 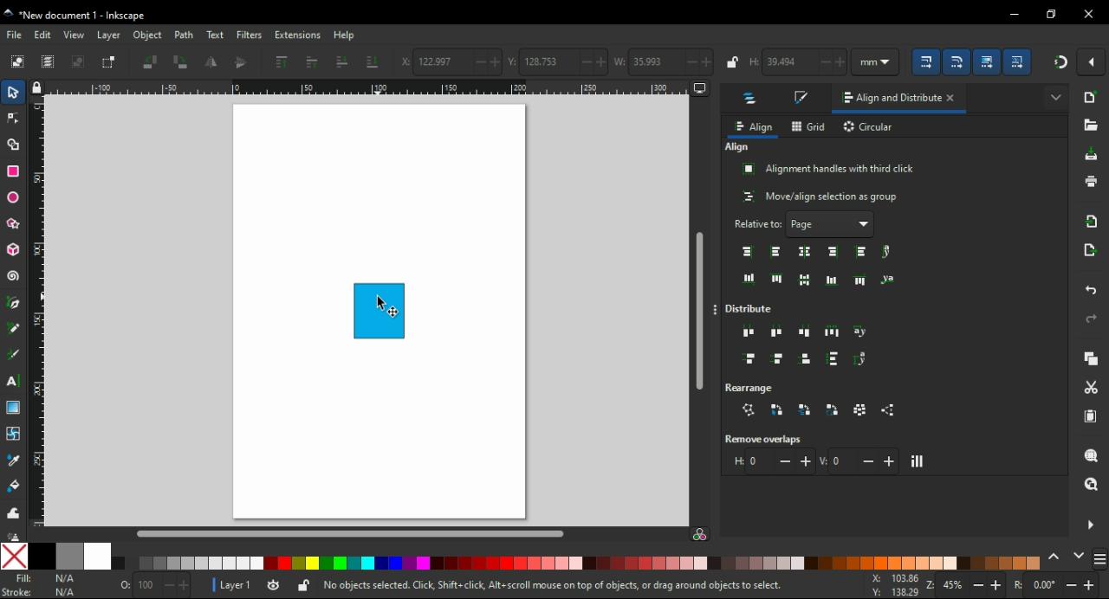 What do you see at coordinates (1057, 583) in the screenshot?
I see `rotation` at bounding box center [1057, 583].